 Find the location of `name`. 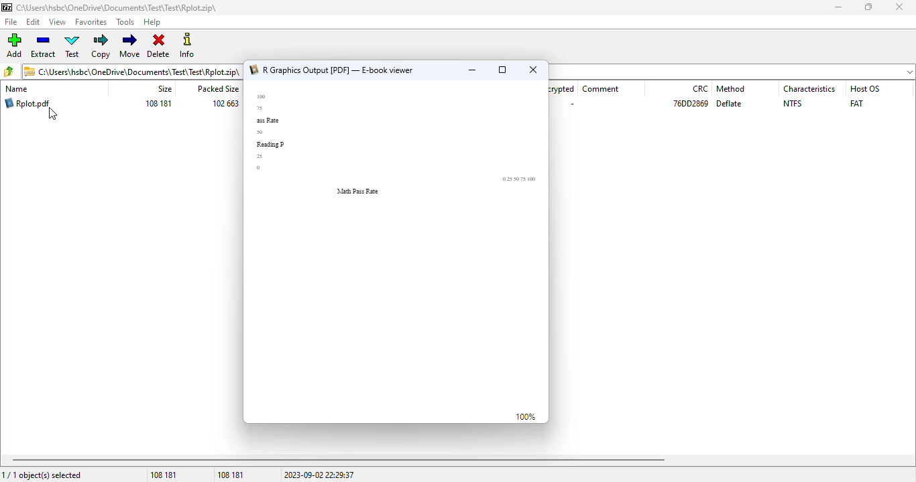

name is located at coordinates (16, 89).